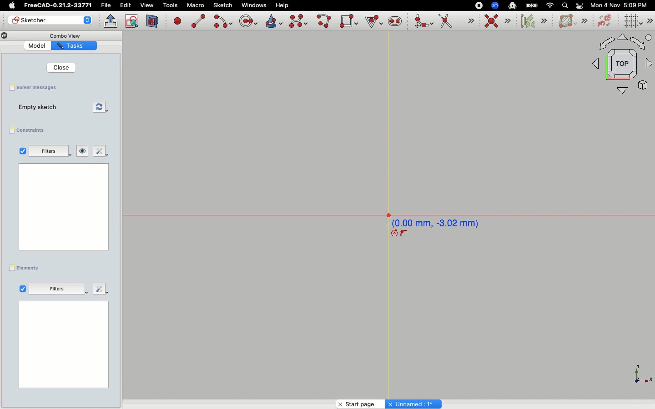 This screenshot has height=409, width=655. What do you see at coordinates (5, 37) in the screenshot?
I see `Copy` at bounding box center [5, 37].